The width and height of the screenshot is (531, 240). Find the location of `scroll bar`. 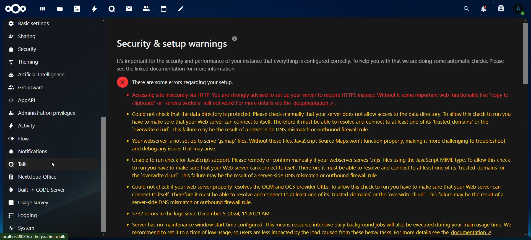

scroll bar is located at coordinates (526, 128).